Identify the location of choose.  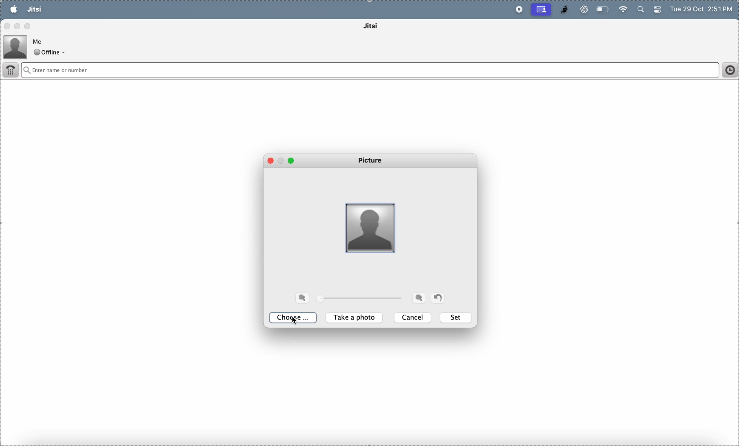
(295, 318).